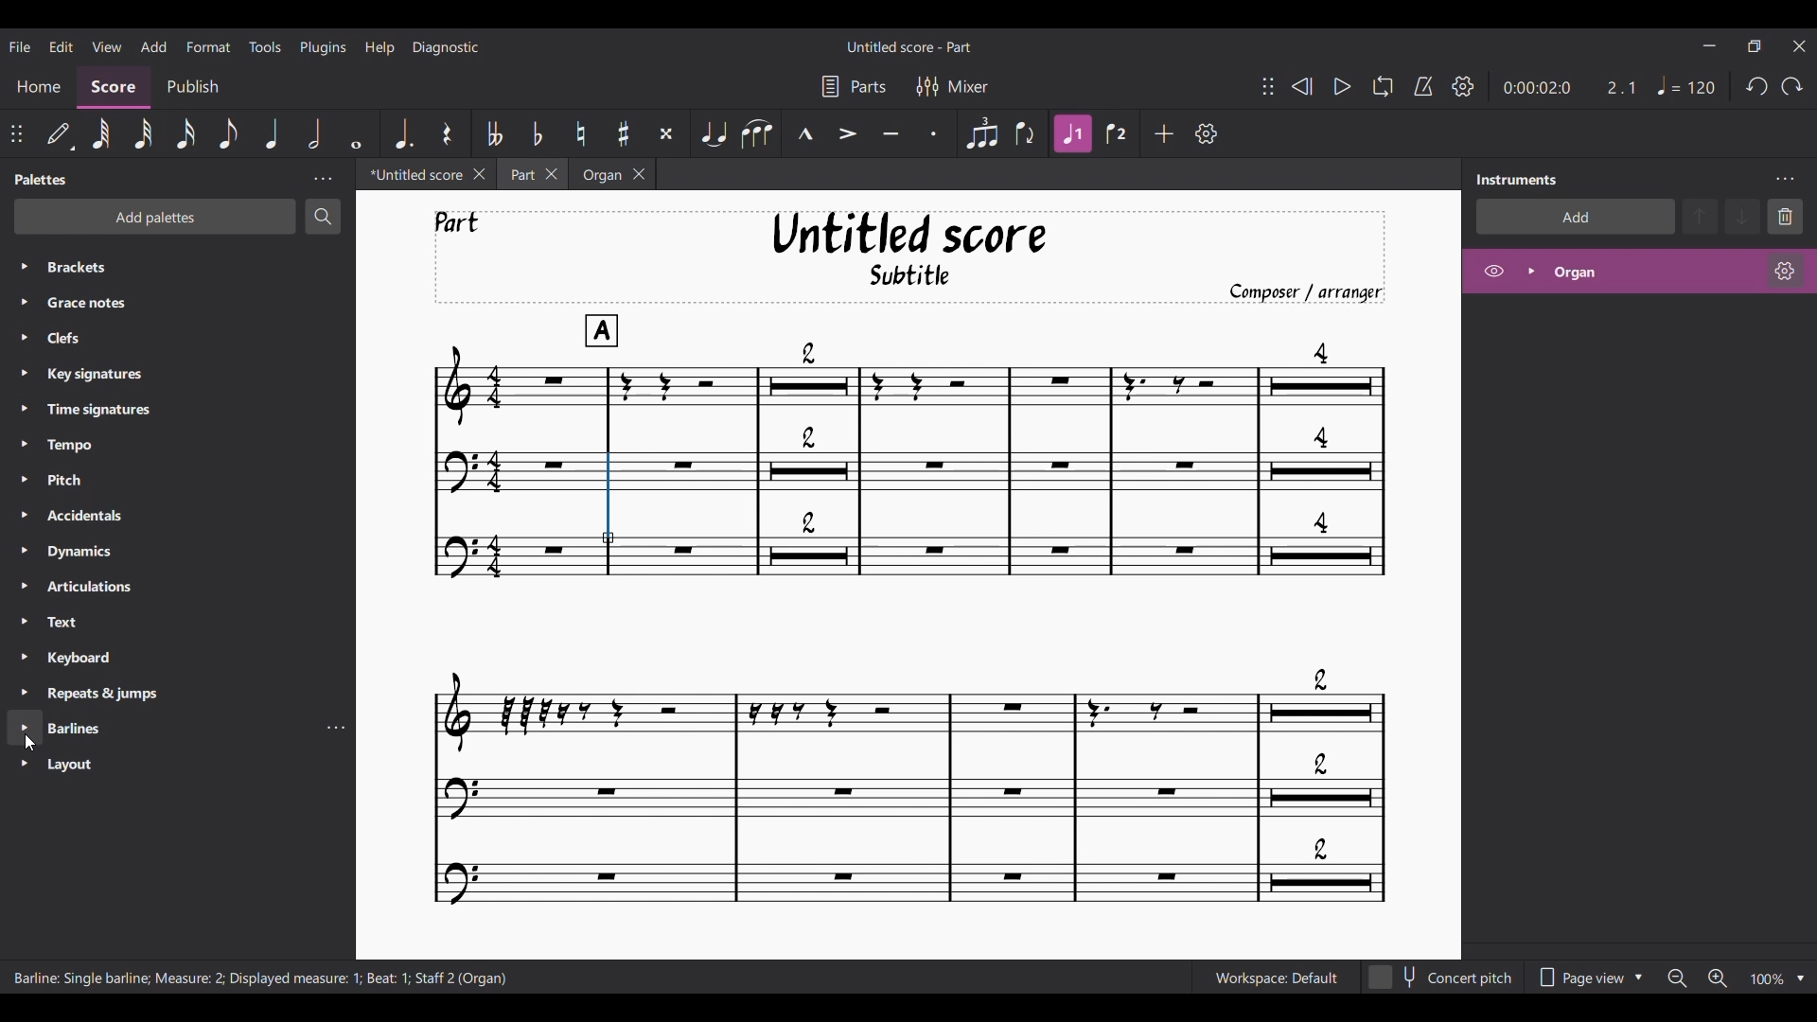 The width and height of the screenshot is (1817, 1022). I want to click on Metronome, so click(1423, 86).